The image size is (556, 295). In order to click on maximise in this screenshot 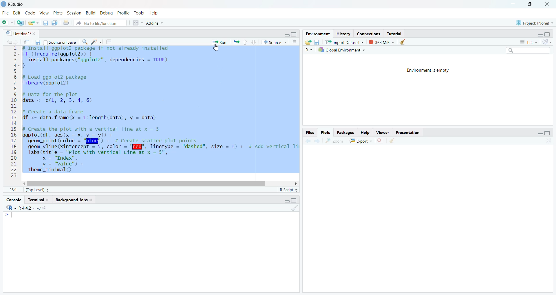, I will do `click(548, 34)`.